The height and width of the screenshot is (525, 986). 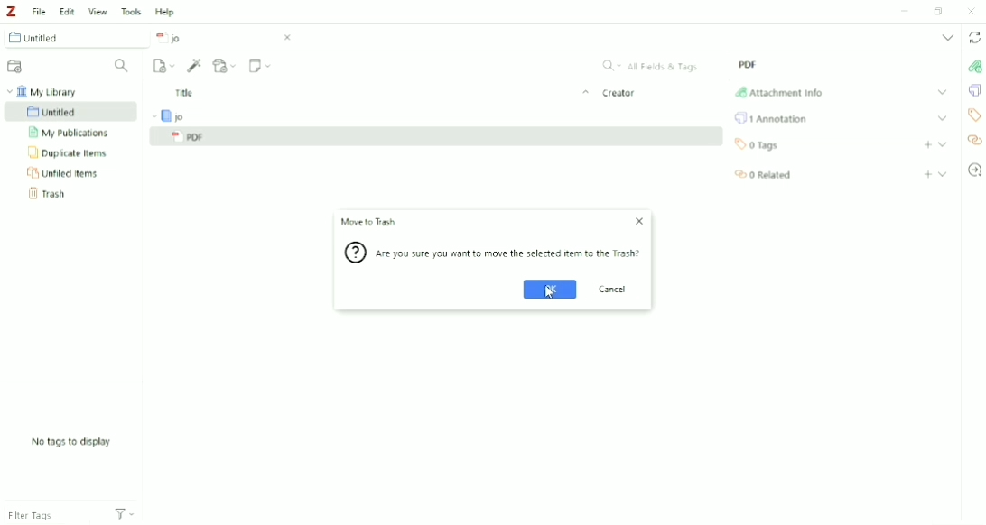 What do you see at coordinates (75, 38) in the screenshot?
I see `Untitled` at bounding box center [75, 38].